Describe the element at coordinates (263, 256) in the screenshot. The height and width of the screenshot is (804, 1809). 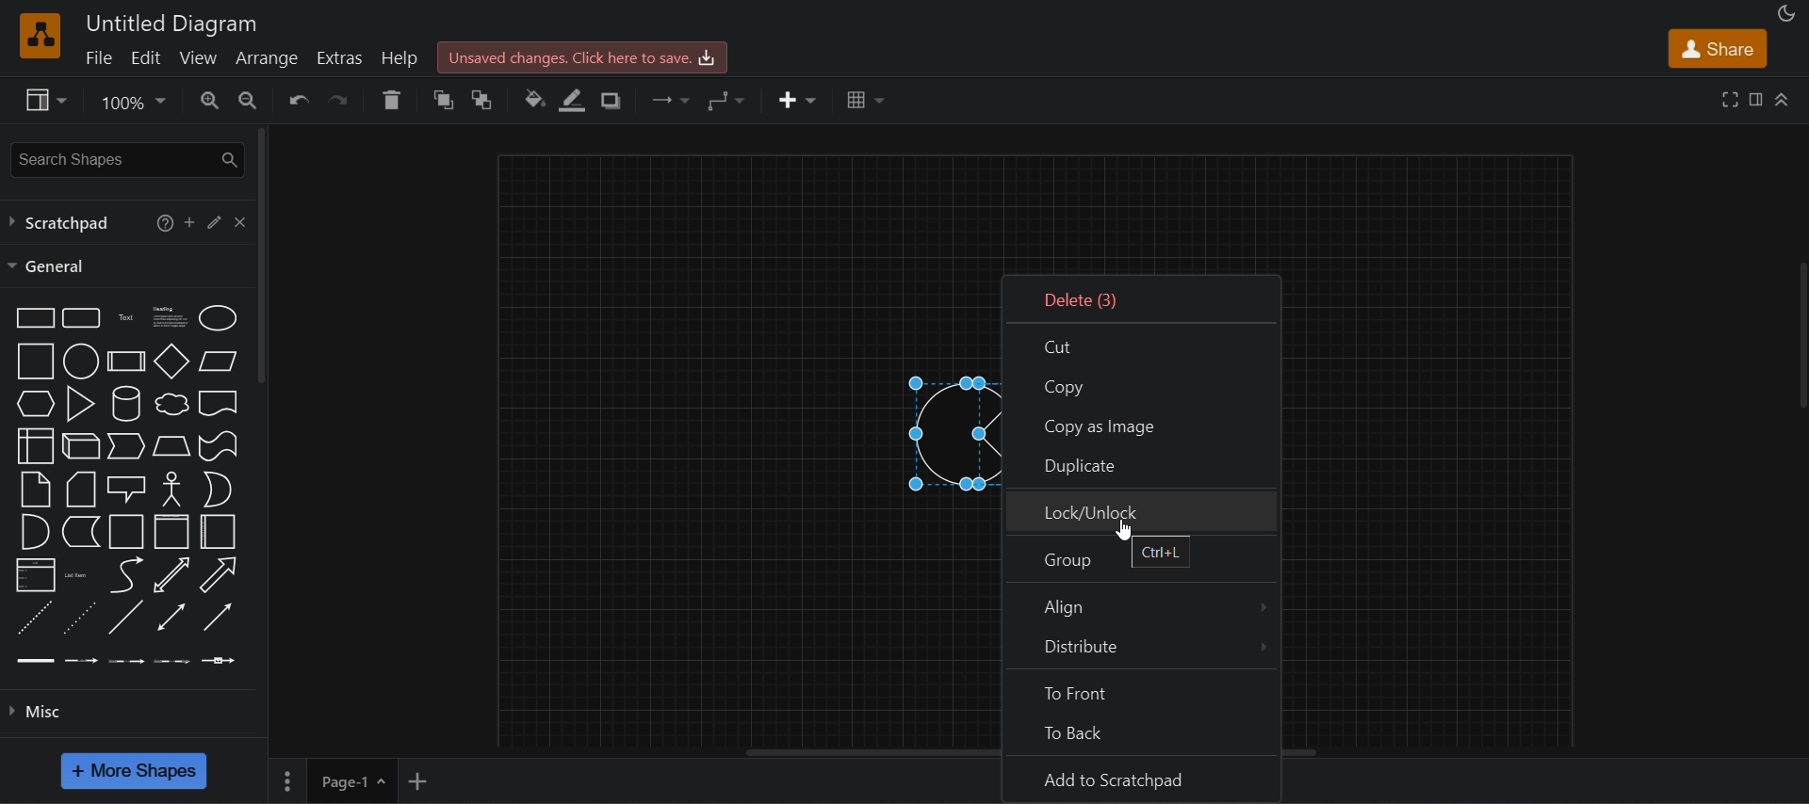
I see `vertical scroll bar` at that location.